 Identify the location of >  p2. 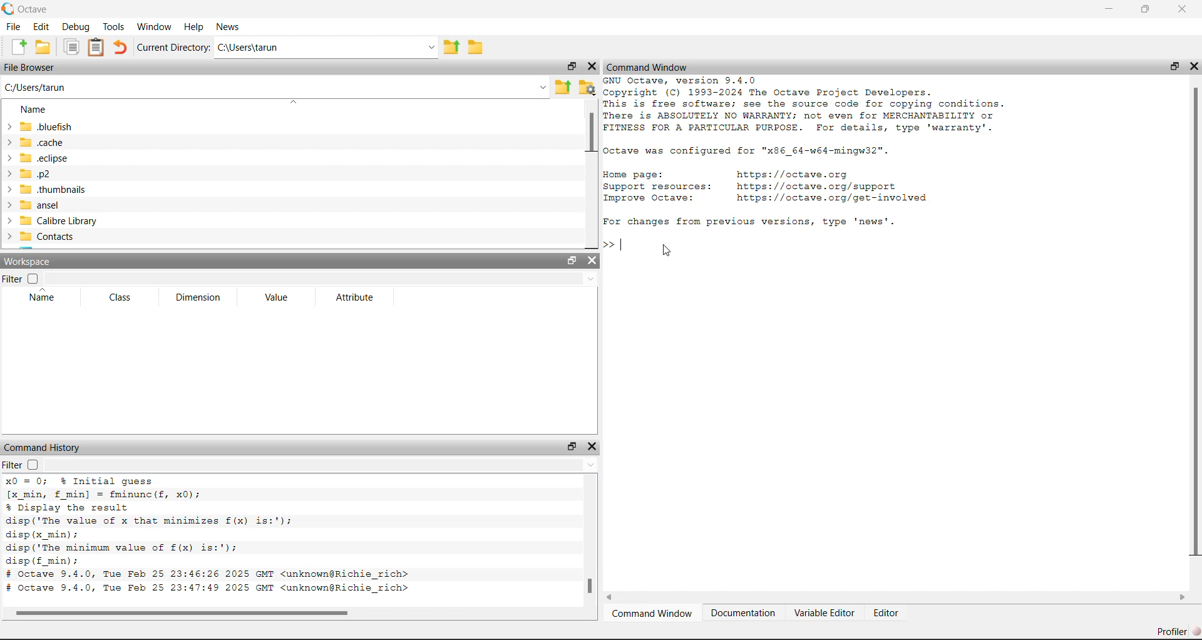
(36, 173).